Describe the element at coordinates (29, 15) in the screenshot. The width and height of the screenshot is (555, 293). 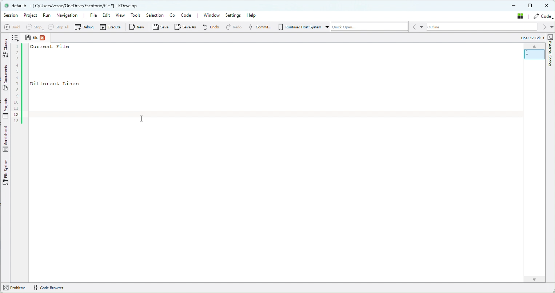
I see `Project` at that location.